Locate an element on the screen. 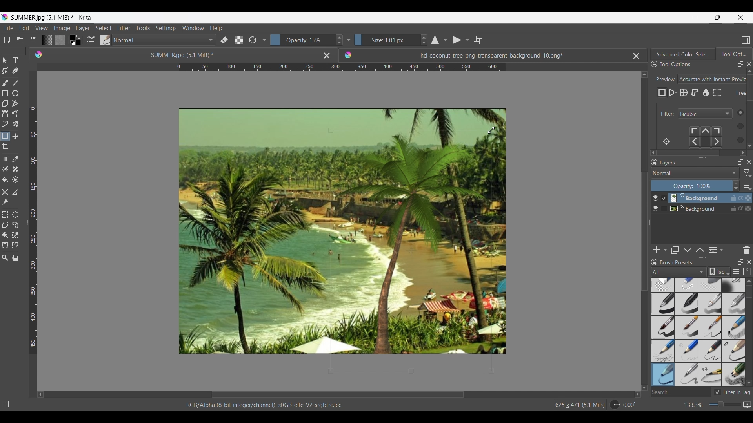 This screenshot has width=753, height=423. Storage resources is located at coordinates (748, 271).